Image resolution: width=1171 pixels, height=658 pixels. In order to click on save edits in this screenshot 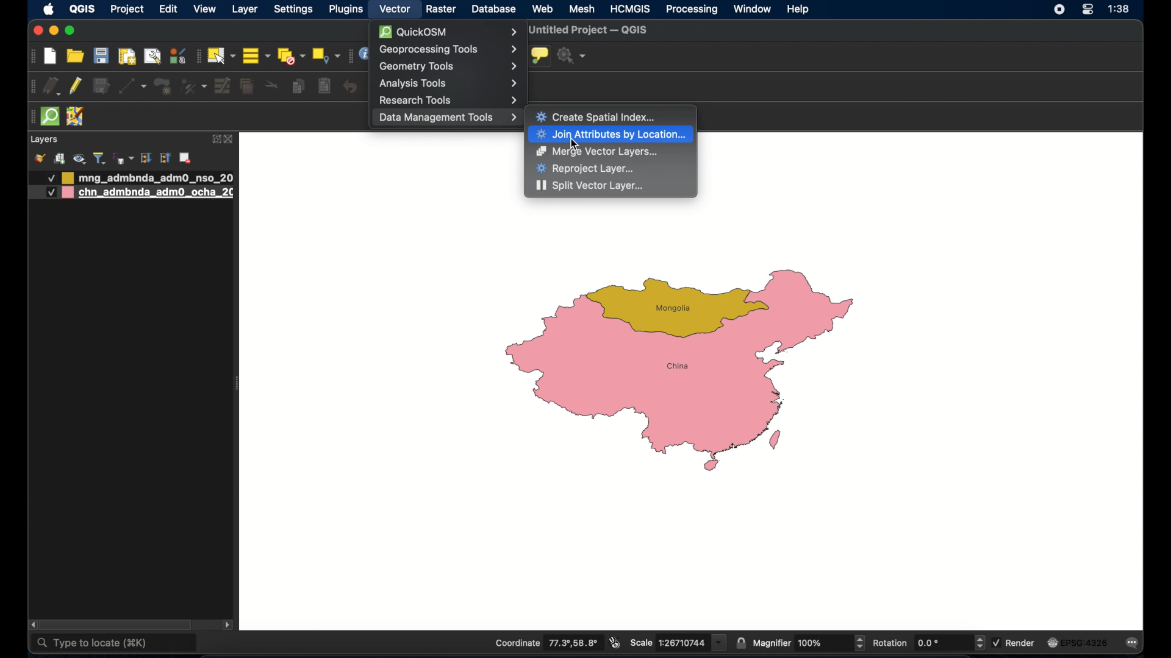, I will do `click(102, 86)`.